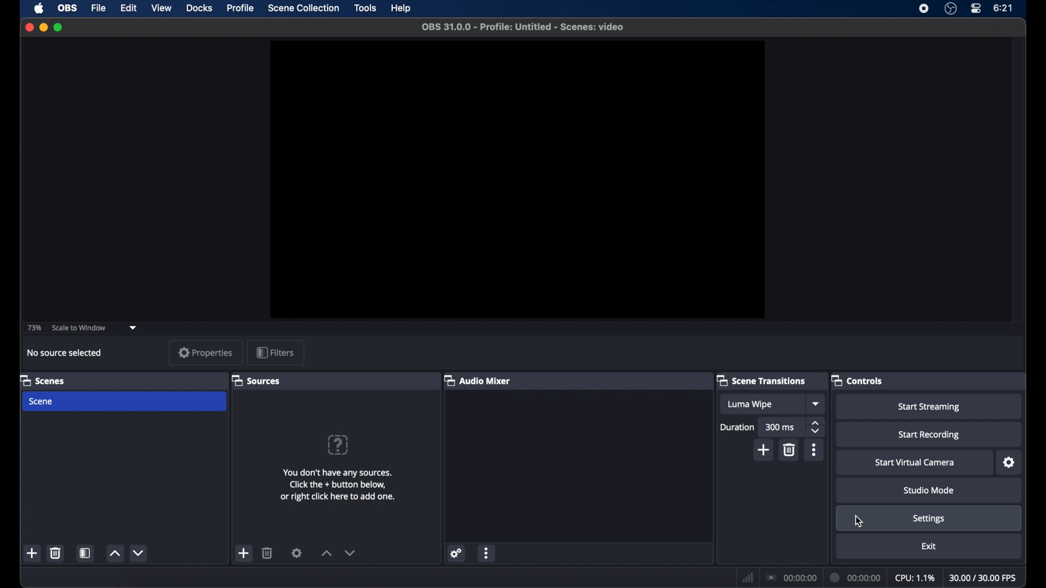  What do you see at coordinates (779, 427) in the screenshot?
I see `300 ms` at bounding box center [779, 427].